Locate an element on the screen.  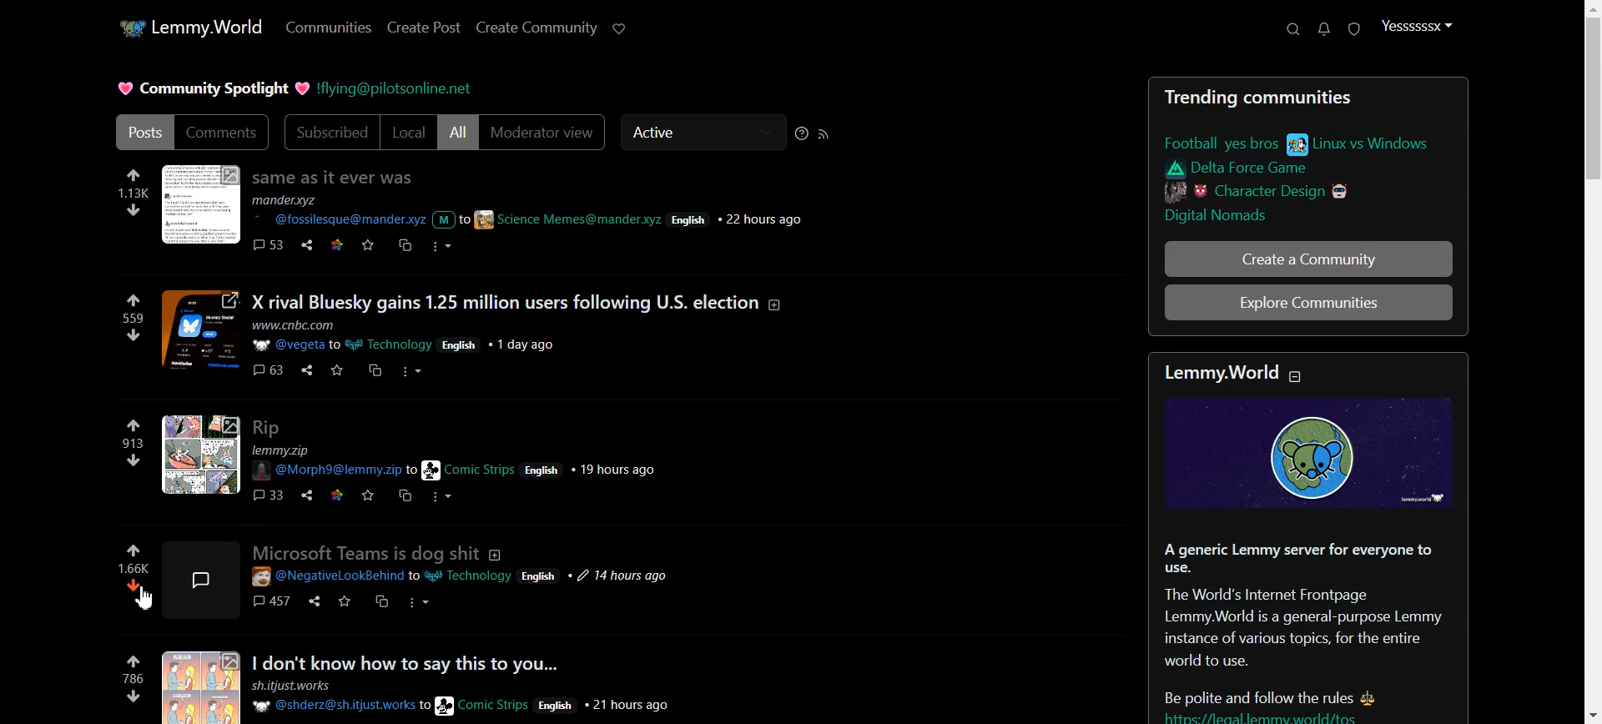
Text is located at coordinates (212, 88).